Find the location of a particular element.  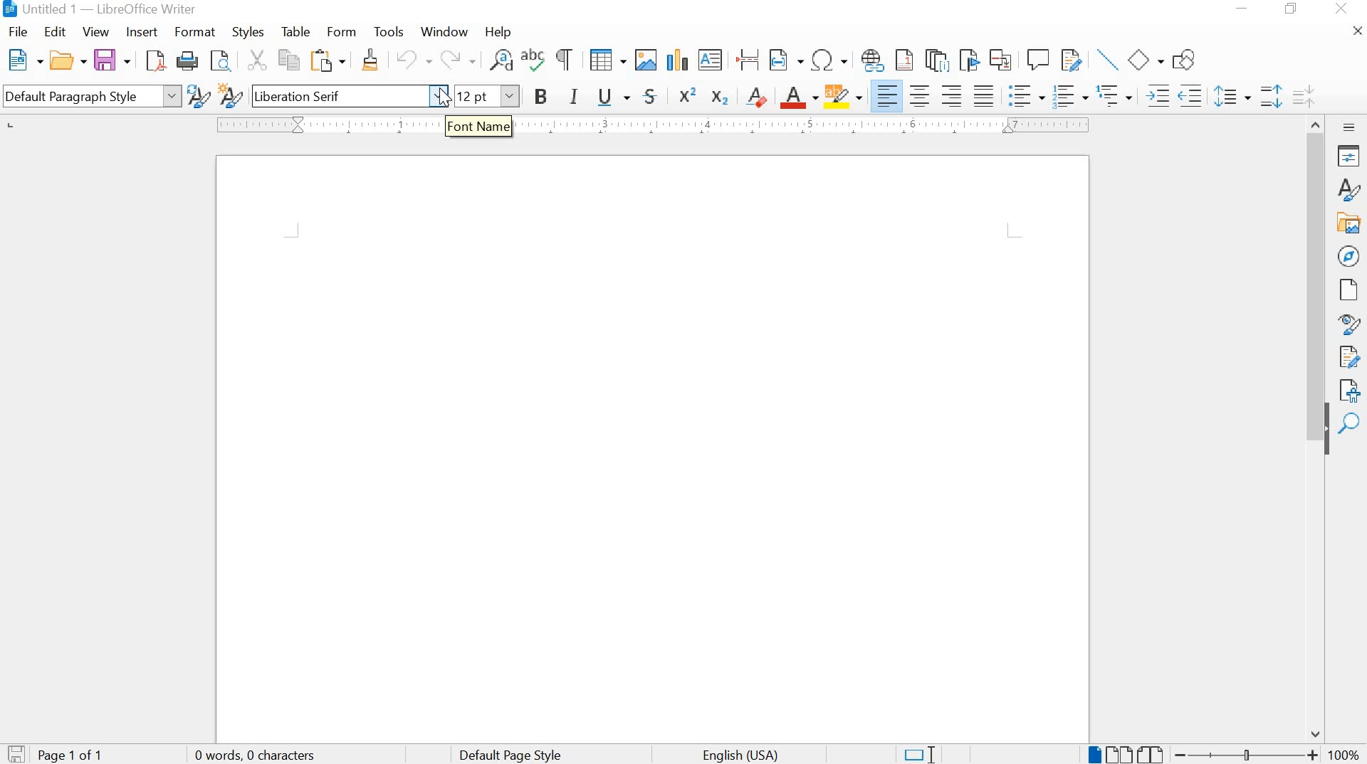

FILE is located at coordinates (20, 32).